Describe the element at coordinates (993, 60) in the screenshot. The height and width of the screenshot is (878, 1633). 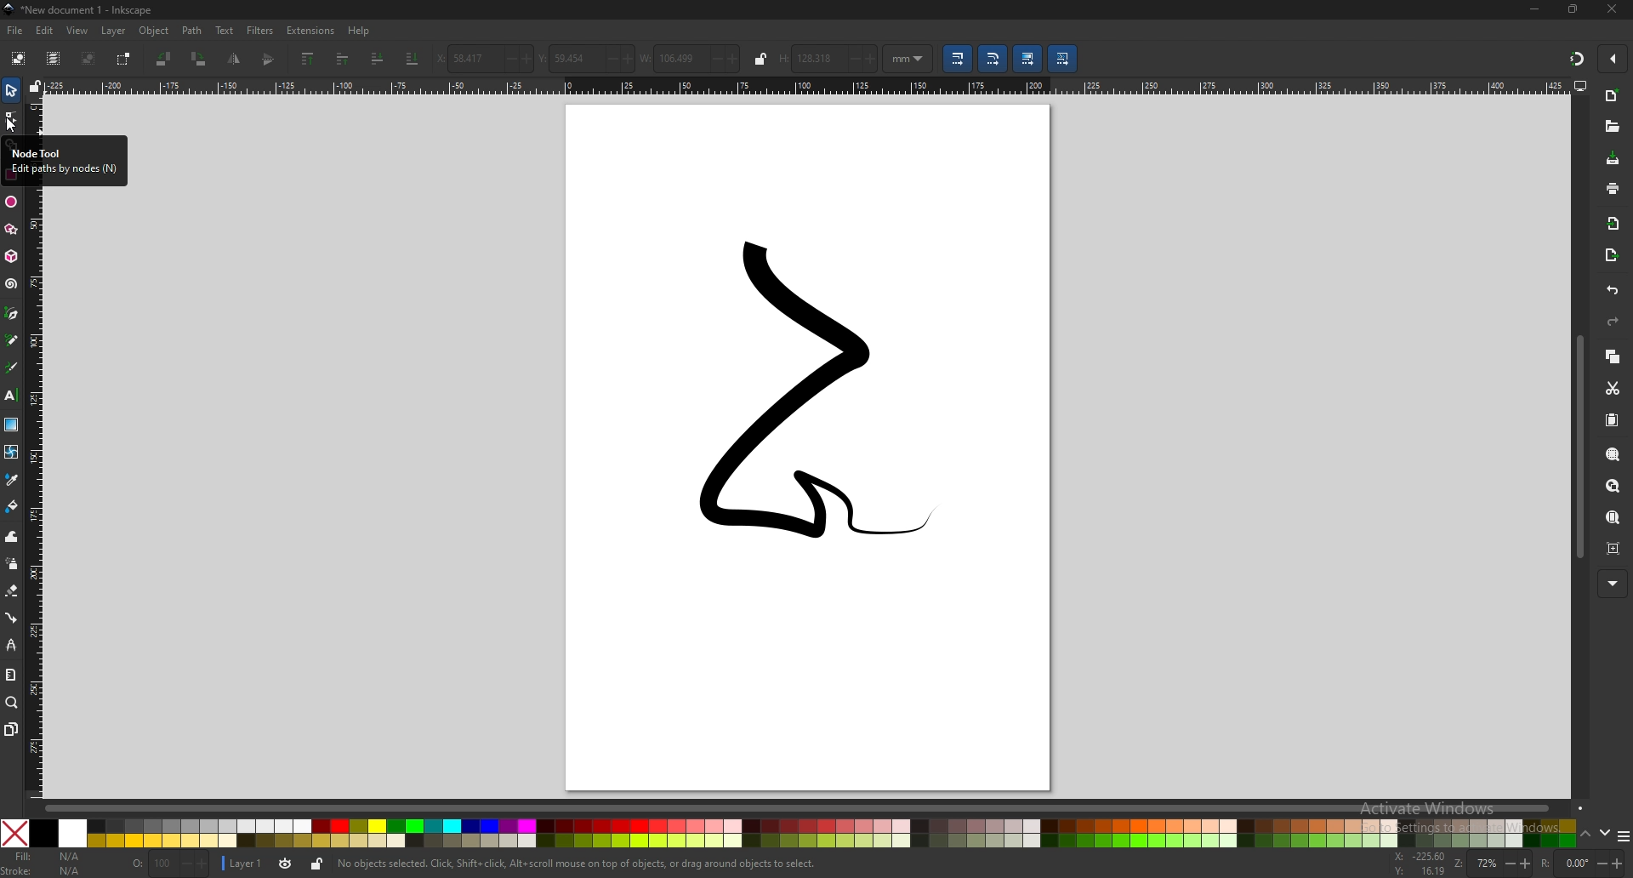
I see `scale radii` at that location.